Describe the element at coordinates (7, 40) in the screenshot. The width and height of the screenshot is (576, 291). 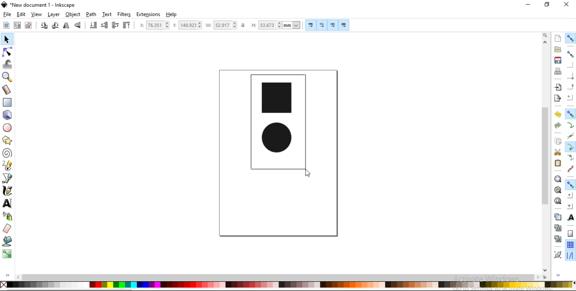
I see `select and transform objects` at that location.